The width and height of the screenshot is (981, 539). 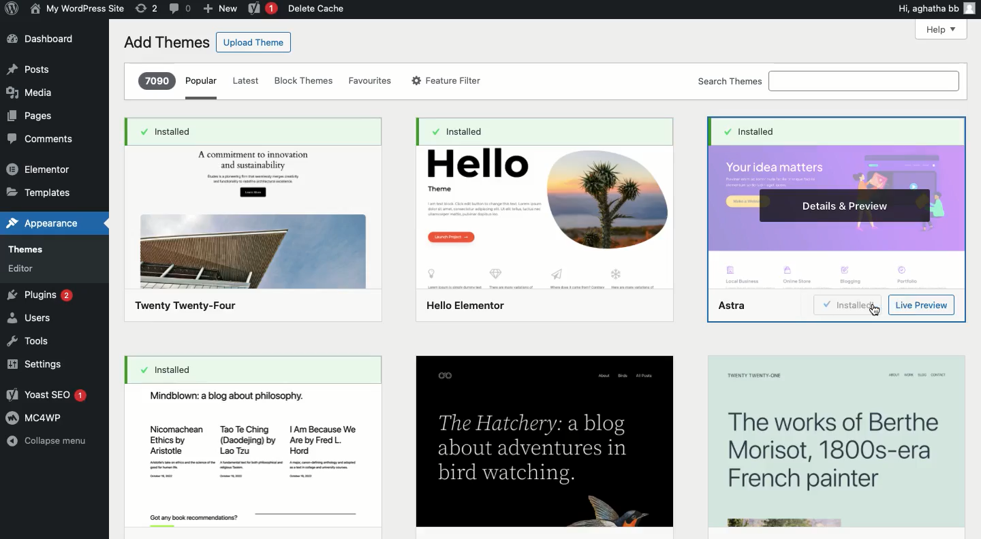 I want to click on The Hatchery: a blogabout adventures inbird watching., so click(x=544, y=442).